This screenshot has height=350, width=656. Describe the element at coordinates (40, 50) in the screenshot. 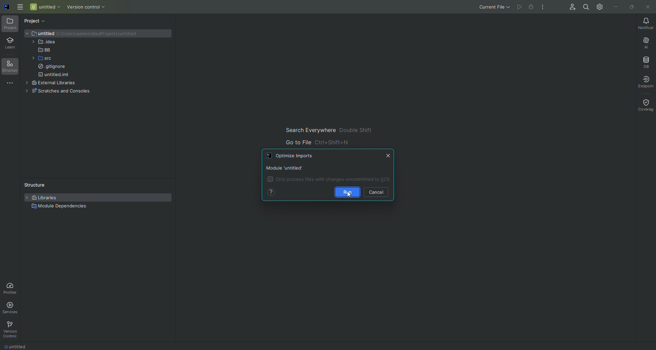

I see `BB` at that location.